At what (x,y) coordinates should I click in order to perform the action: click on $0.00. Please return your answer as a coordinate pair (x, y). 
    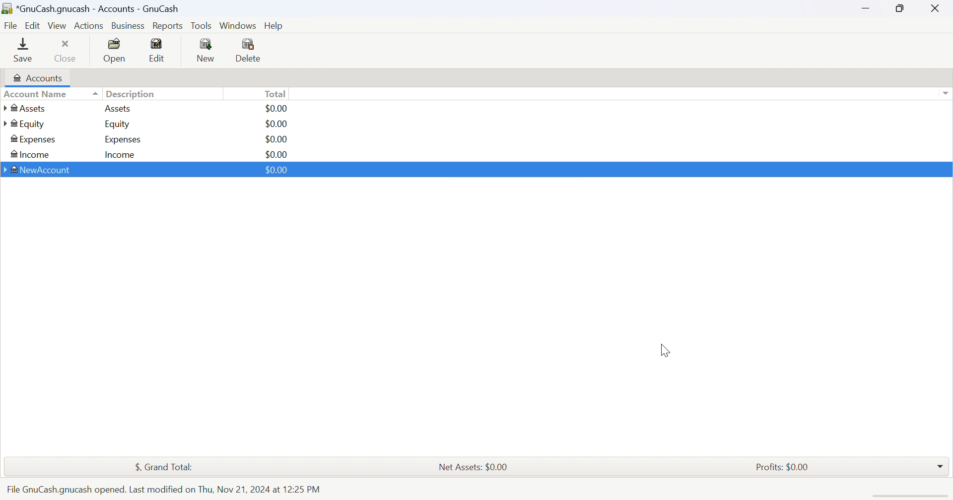
    Looking at the image, I should click on (275, 124).